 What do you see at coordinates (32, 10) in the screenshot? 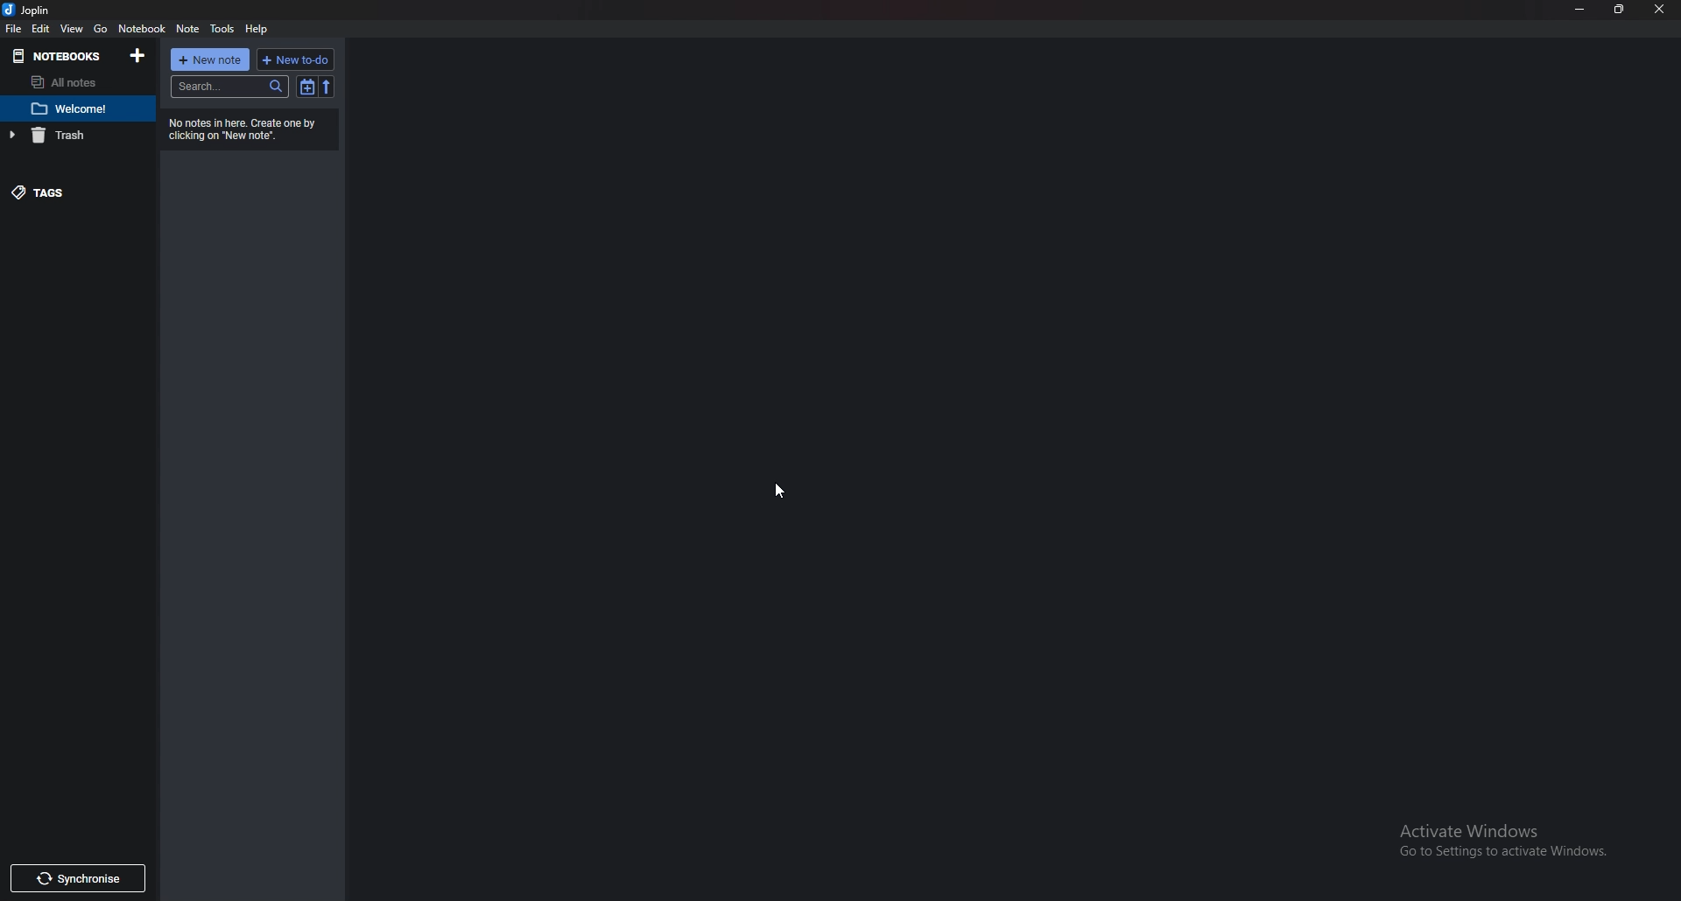
I see `joplin` at bounding box center [32, 10].